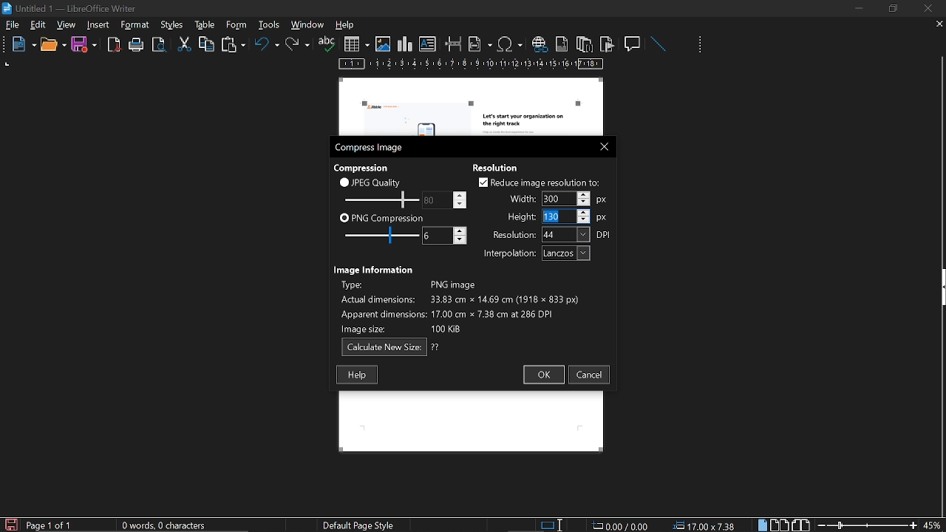 This screenshot has width=946, height=532. Describe the element at coordinates (171, 24) in the screenshot. I see `format` at that location.